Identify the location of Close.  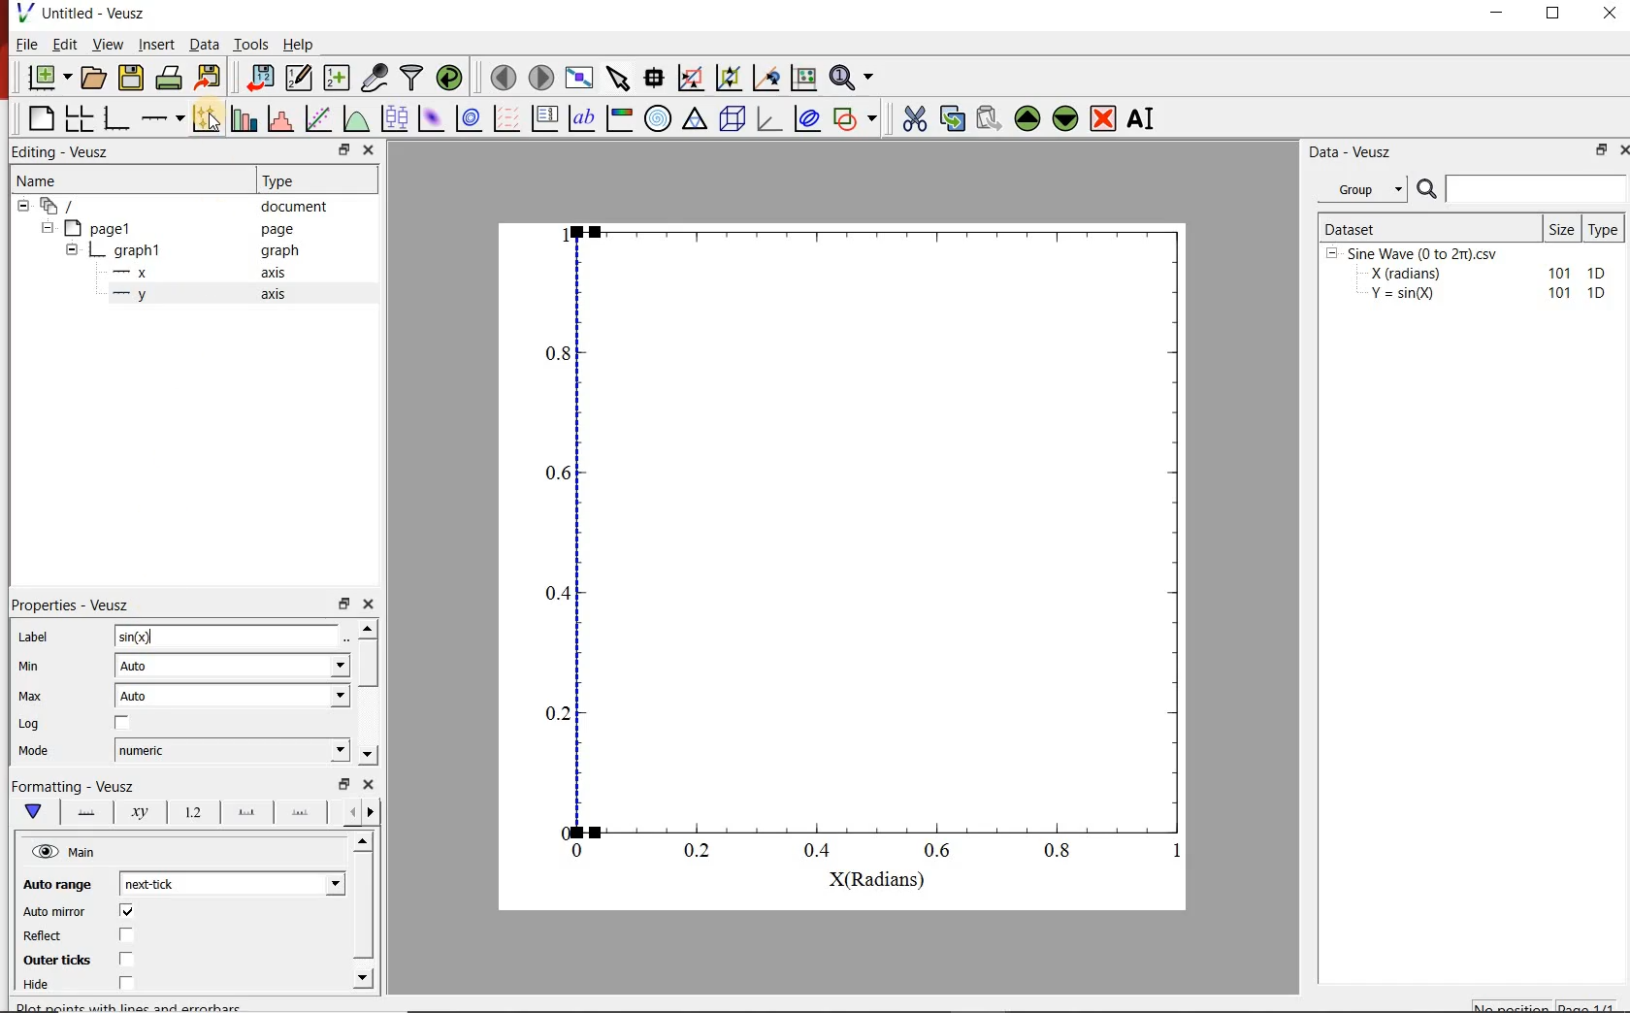
(370, 602).